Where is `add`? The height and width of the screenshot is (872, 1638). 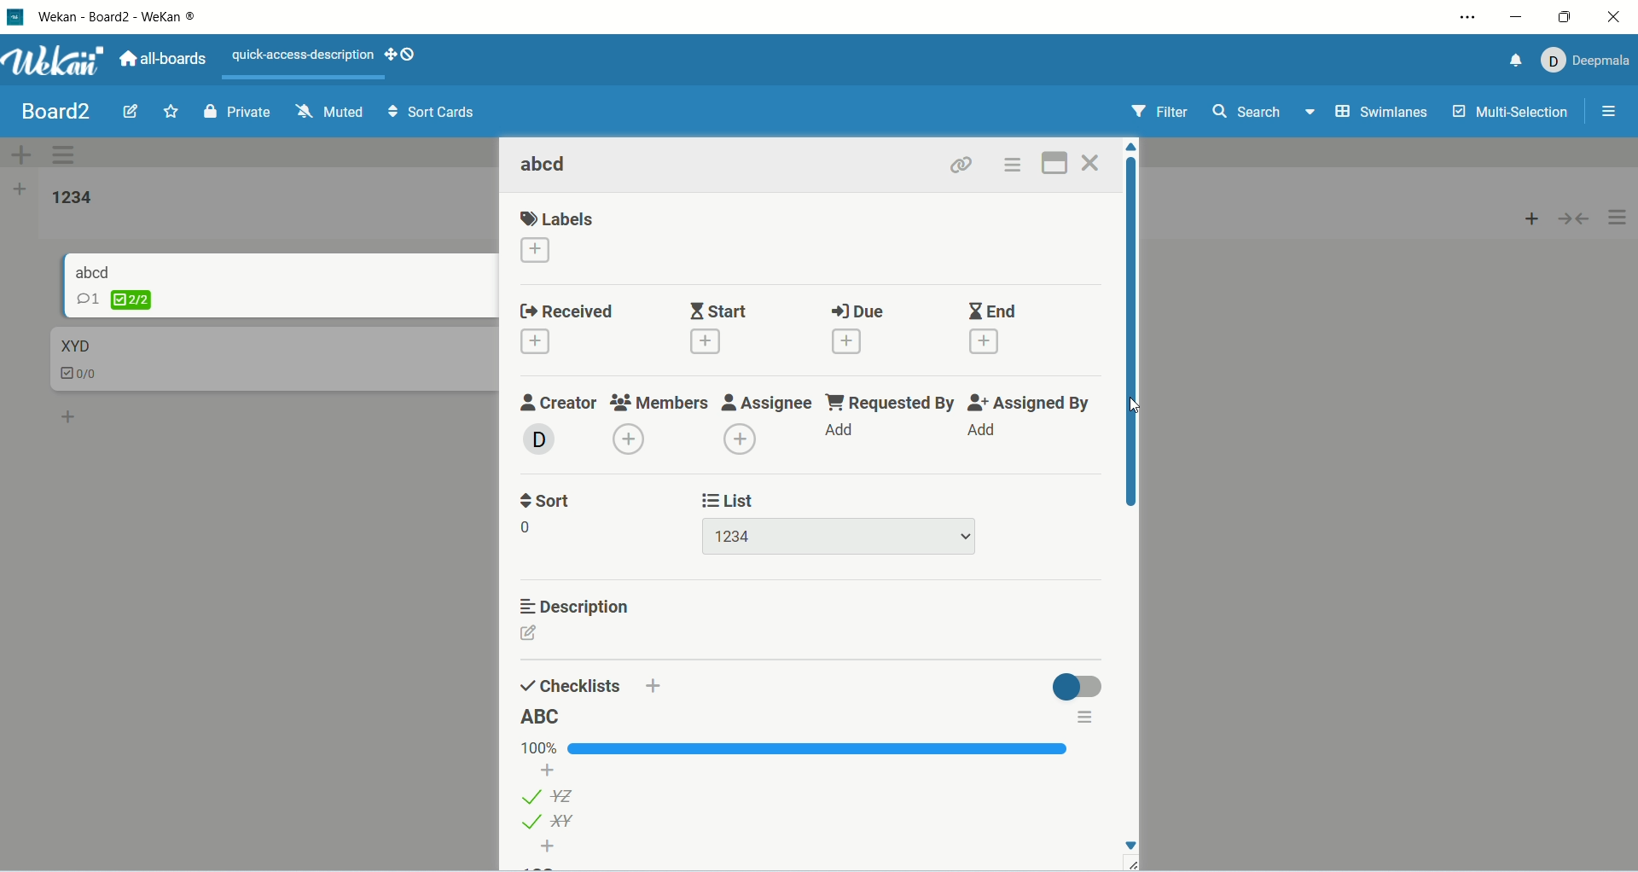 add is located at coordinates (71, 416).